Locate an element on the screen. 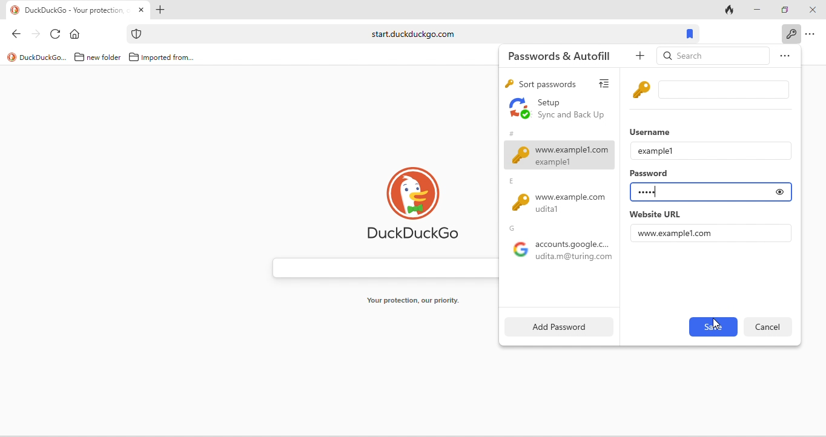 The image size is (826, 437). new folder is located at coordinates (105, 58).